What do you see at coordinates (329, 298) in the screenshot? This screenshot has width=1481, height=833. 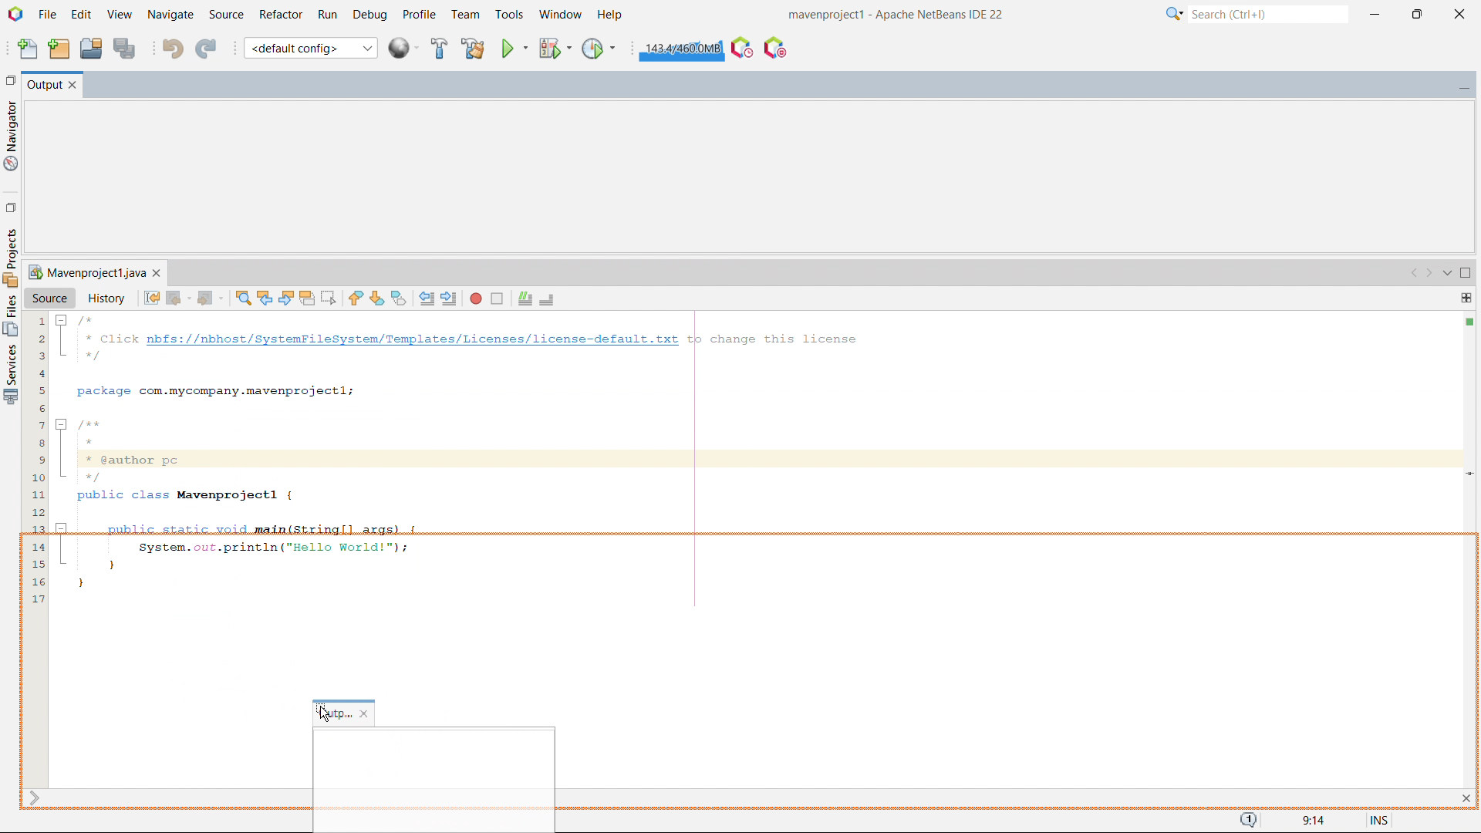 I see `toggle rectangular selection` at bounding box center [329, 298].